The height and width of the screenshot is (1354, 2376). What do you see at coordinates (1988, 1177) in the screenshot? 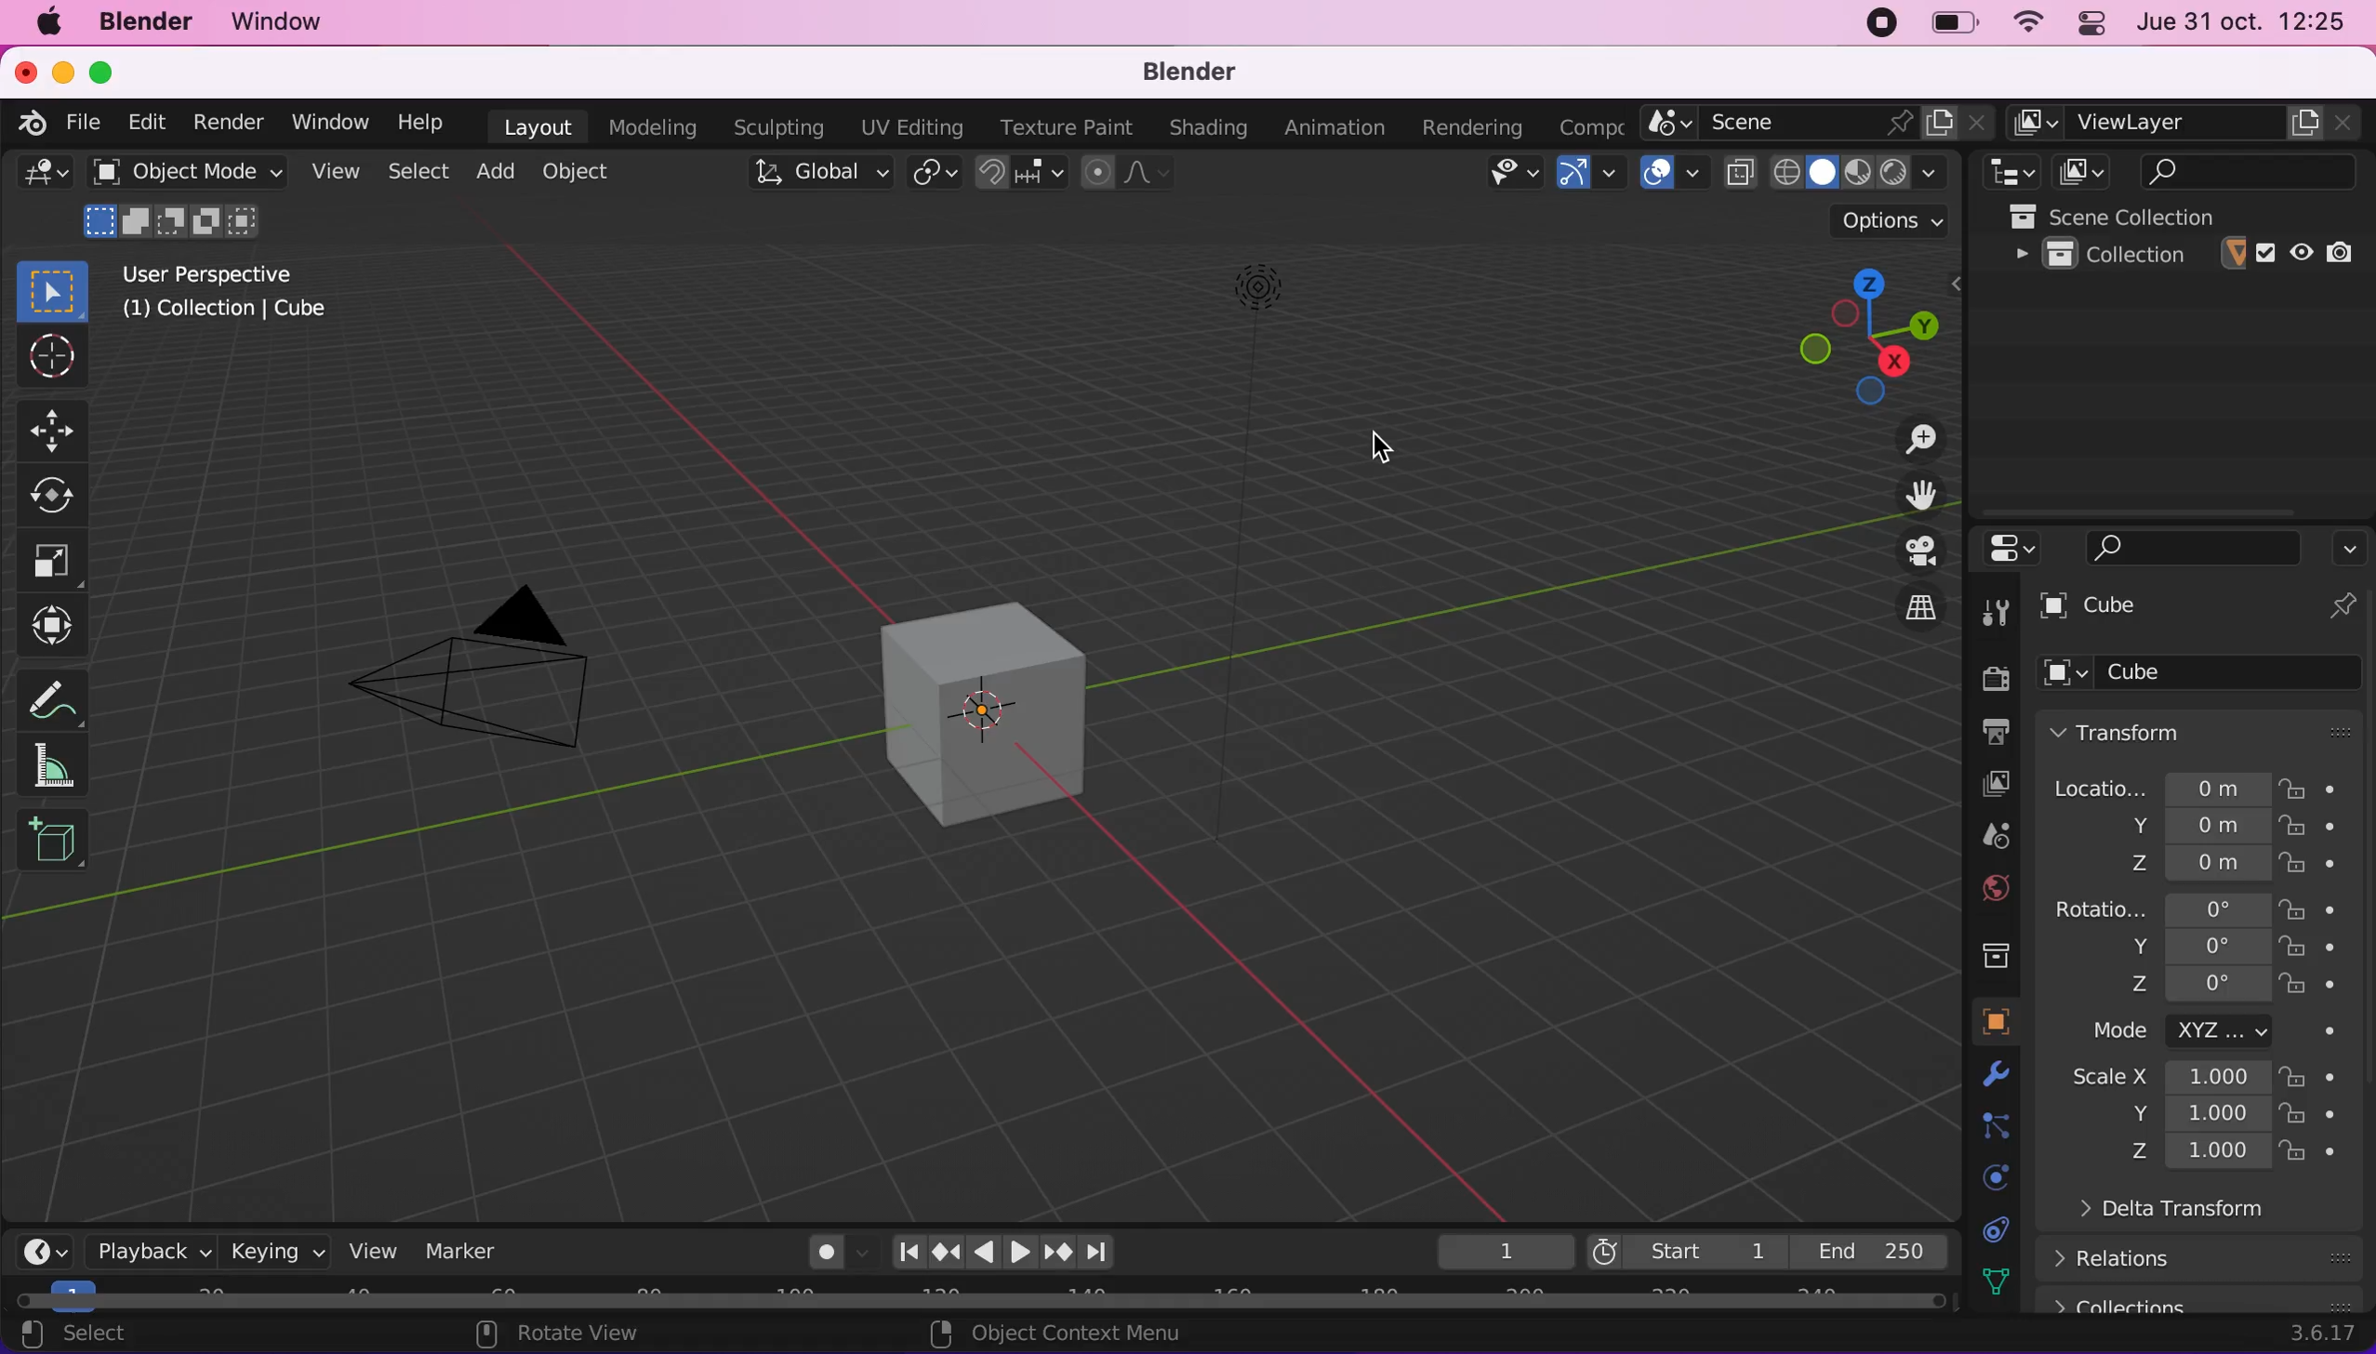
I see `physics` at bounding box center [1988, 1177].